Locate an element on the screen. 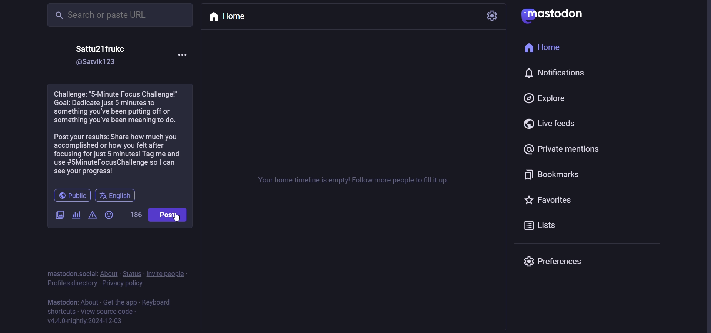 The width and height of the screenshot is (711, 333). source code is located at coordinates (107, 312).